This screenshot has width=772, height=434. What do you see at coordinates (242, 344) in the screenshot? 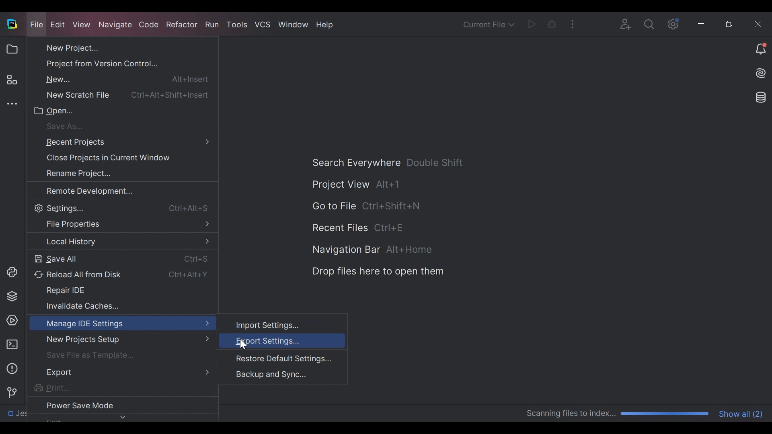
I see `Cursor` at bounding box center [242, 344].